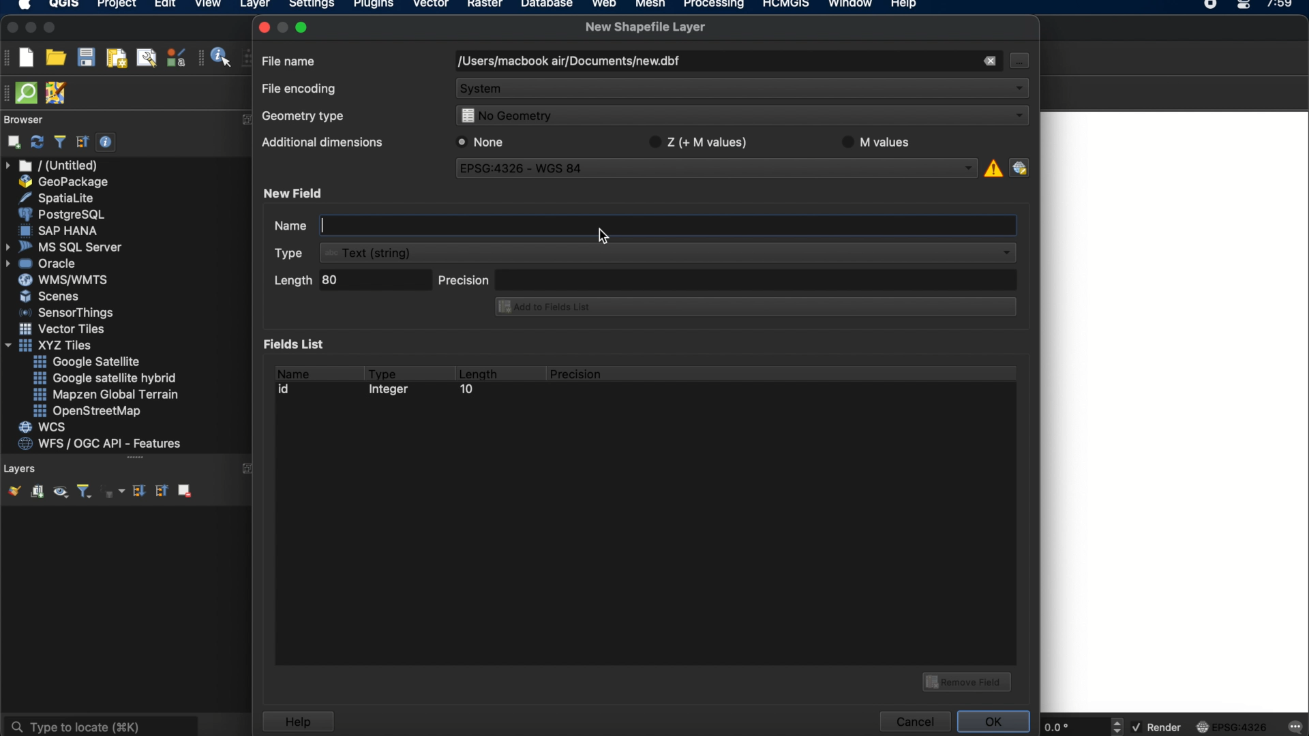 Image resolution: width=1309 pixels, height=736 pixels. Describe the element at coordinates (477, 371) in the screenshot. I see `length` at that location.